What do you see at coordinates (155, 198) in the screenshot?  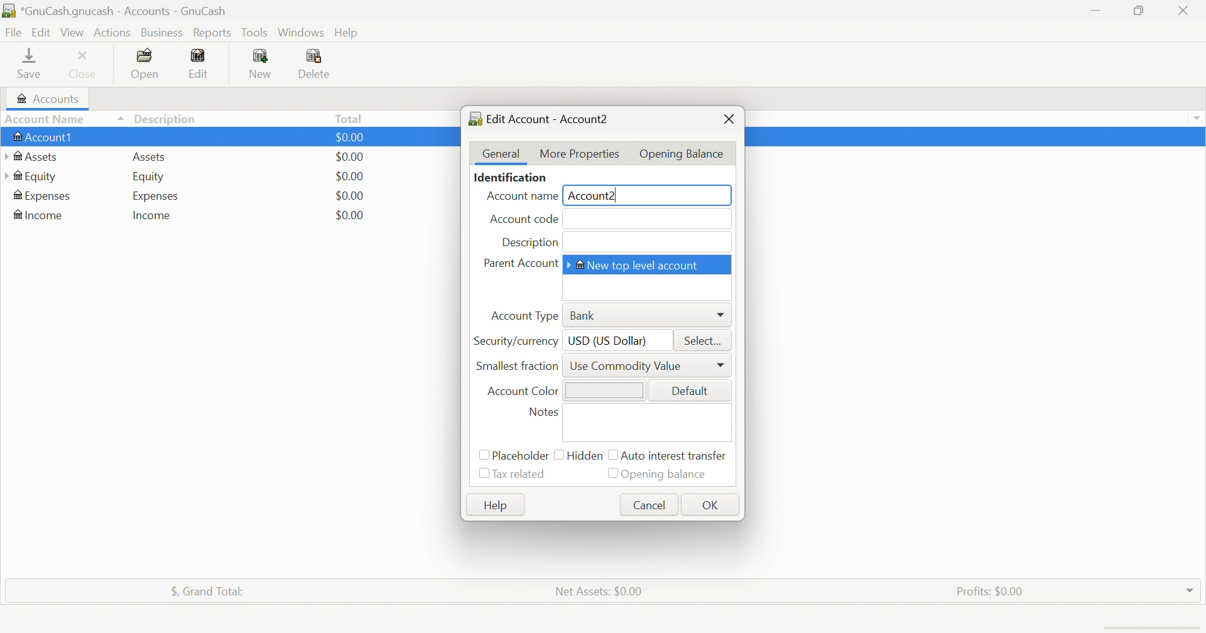 I see `Expenses` at bounding box center [155, 198].